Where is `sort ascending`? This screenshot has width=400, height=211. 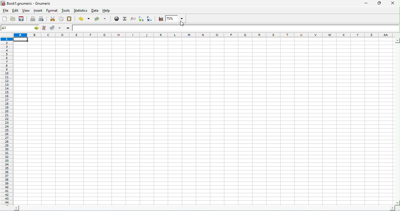
sort ascending is located at coordinates (142, 19).